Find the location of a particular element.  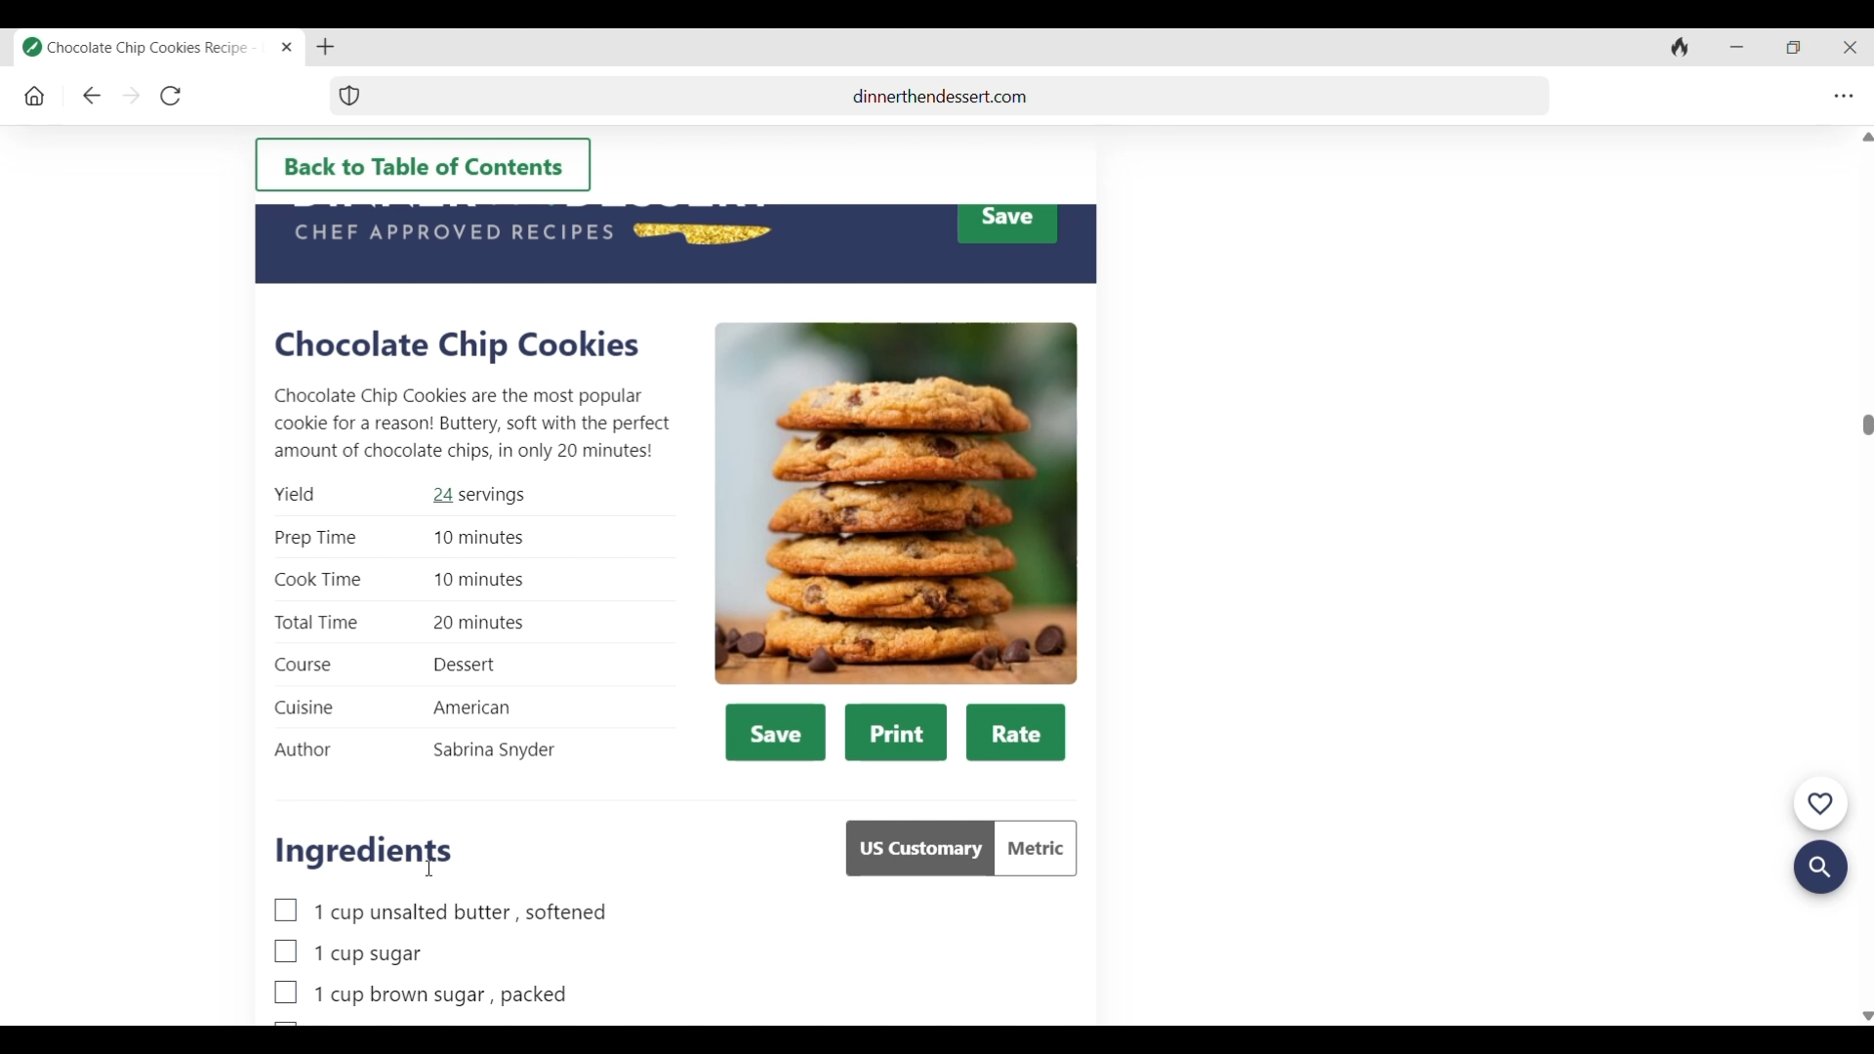

Quick search is located at coordinates (1820, 869).